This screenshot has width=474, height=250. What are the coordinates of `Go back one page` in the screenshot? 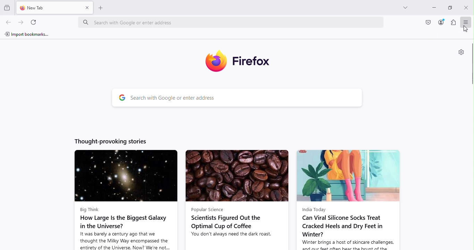 It's located at (8, 23).